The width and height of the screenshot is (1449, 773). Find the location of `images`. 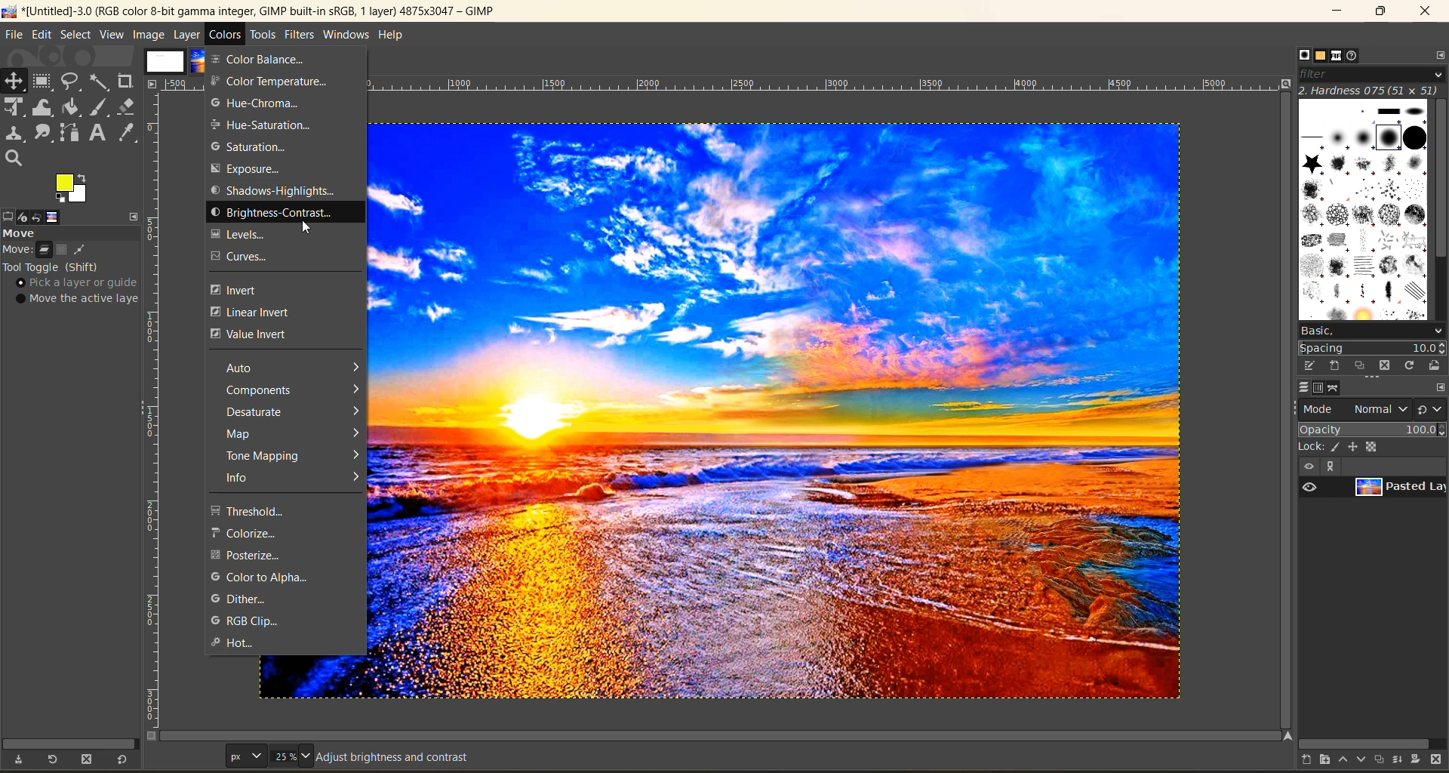

images is located at coordinates (167, 58).